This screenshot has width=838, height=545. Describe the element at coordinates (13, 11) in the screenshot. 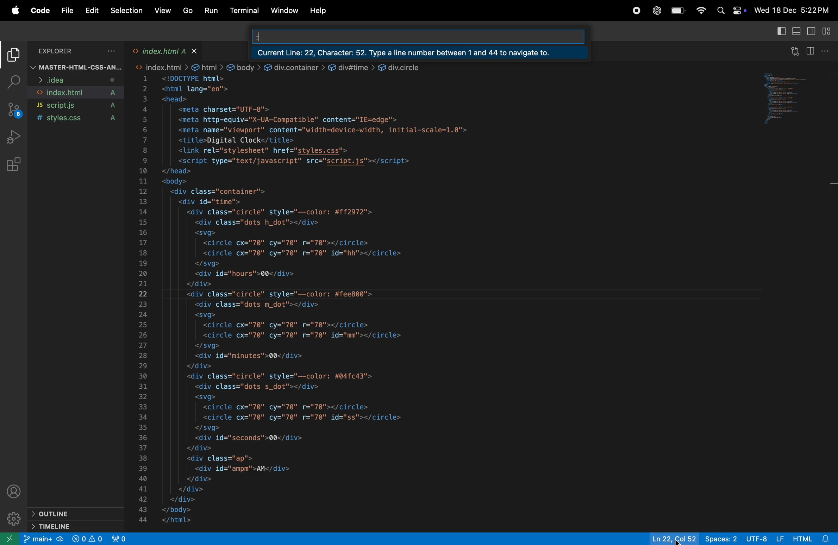

I see `apple menu` at that location.